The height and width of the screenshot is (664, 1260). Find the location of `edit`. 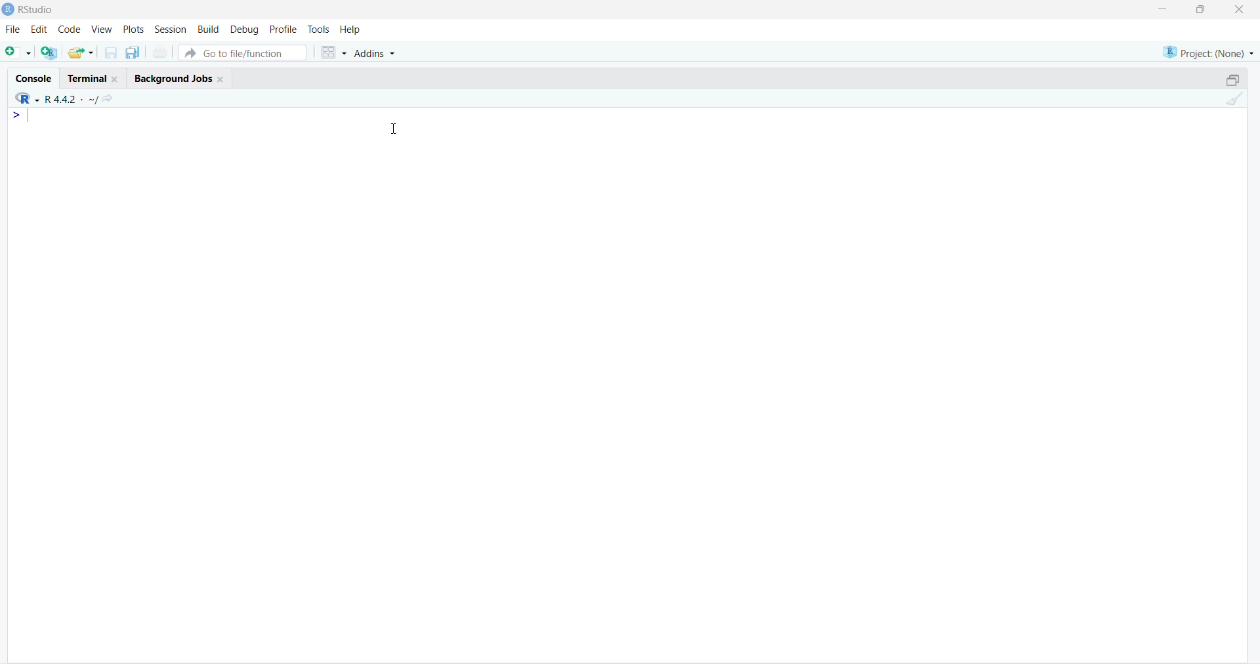

edit is located at coordinates (41, 29).